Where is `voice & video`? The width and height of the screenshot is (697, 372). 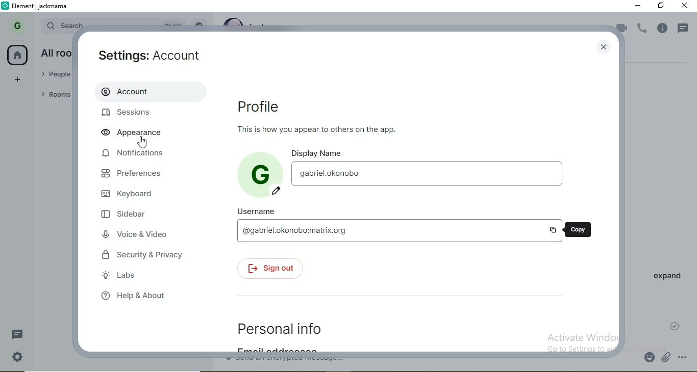
voice & video is located at coordinates (136, 235).